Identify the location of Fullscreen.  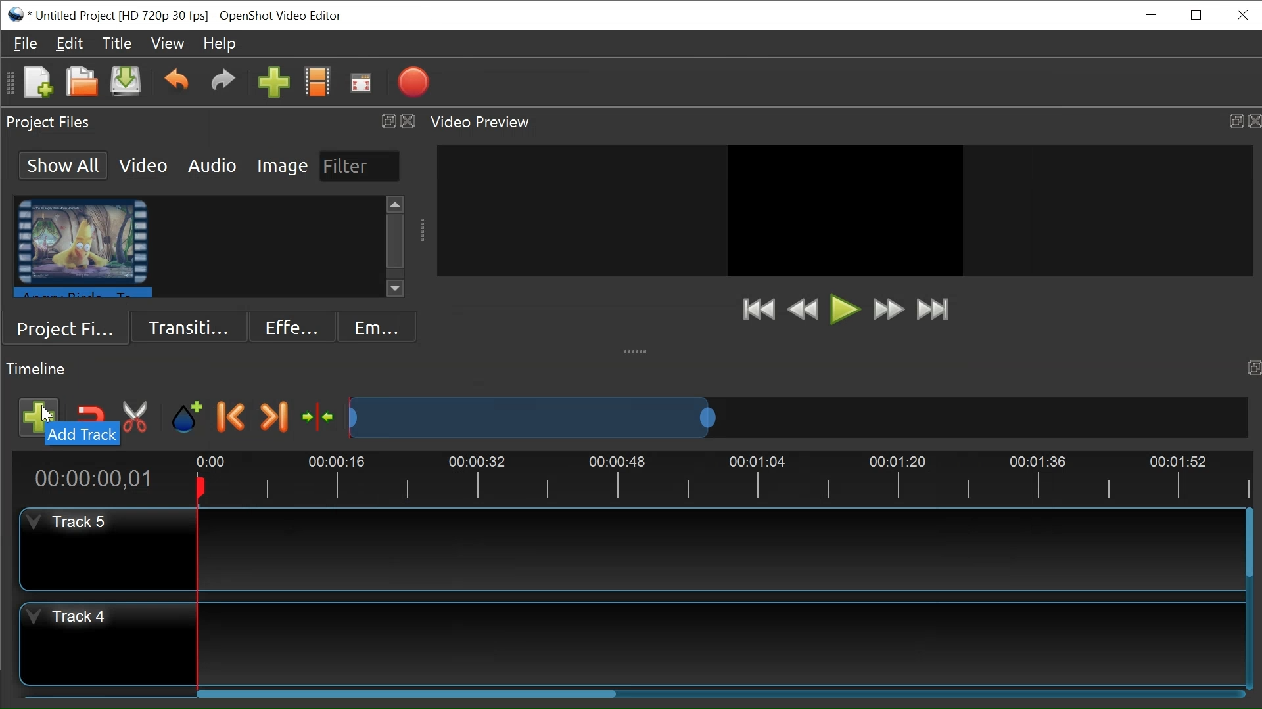
(361, 82).